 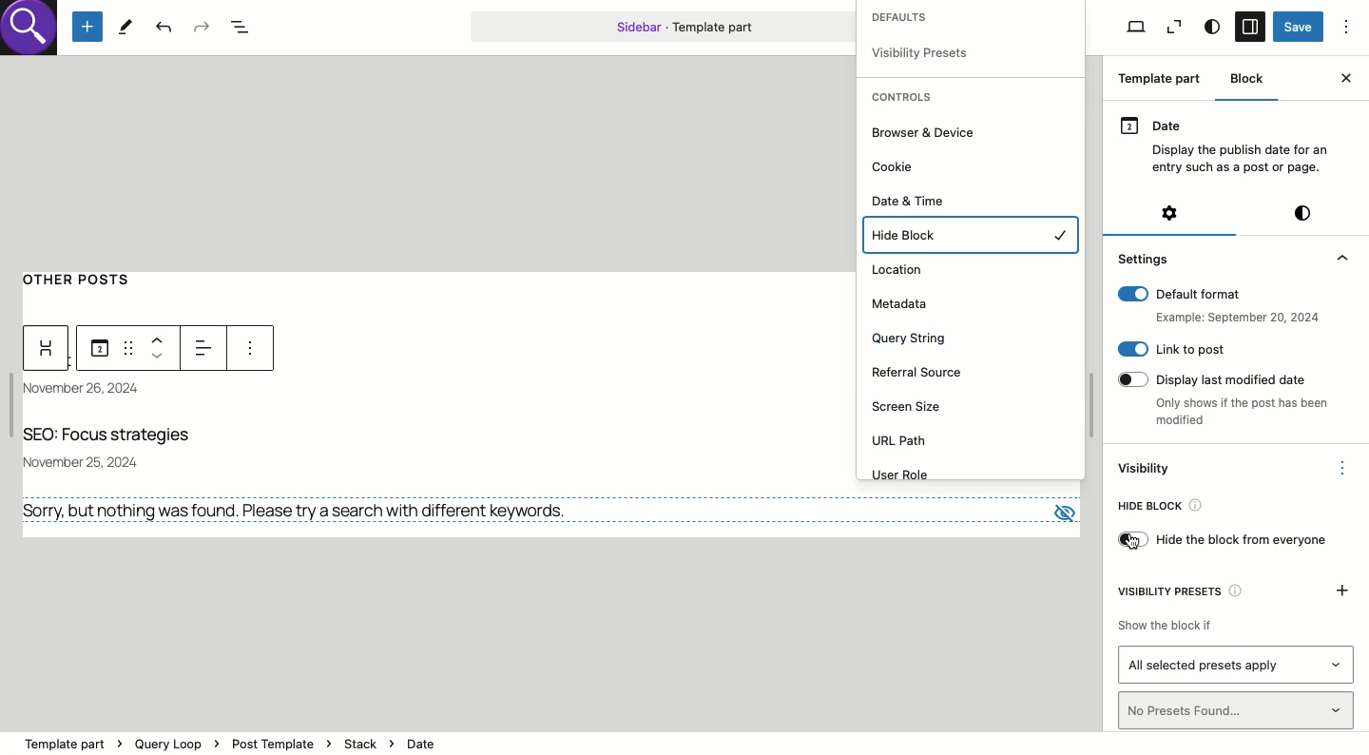 What do you see at coordinates (248, 350) in the screenshot?
I see `more options` at bounding box center [248, 350].